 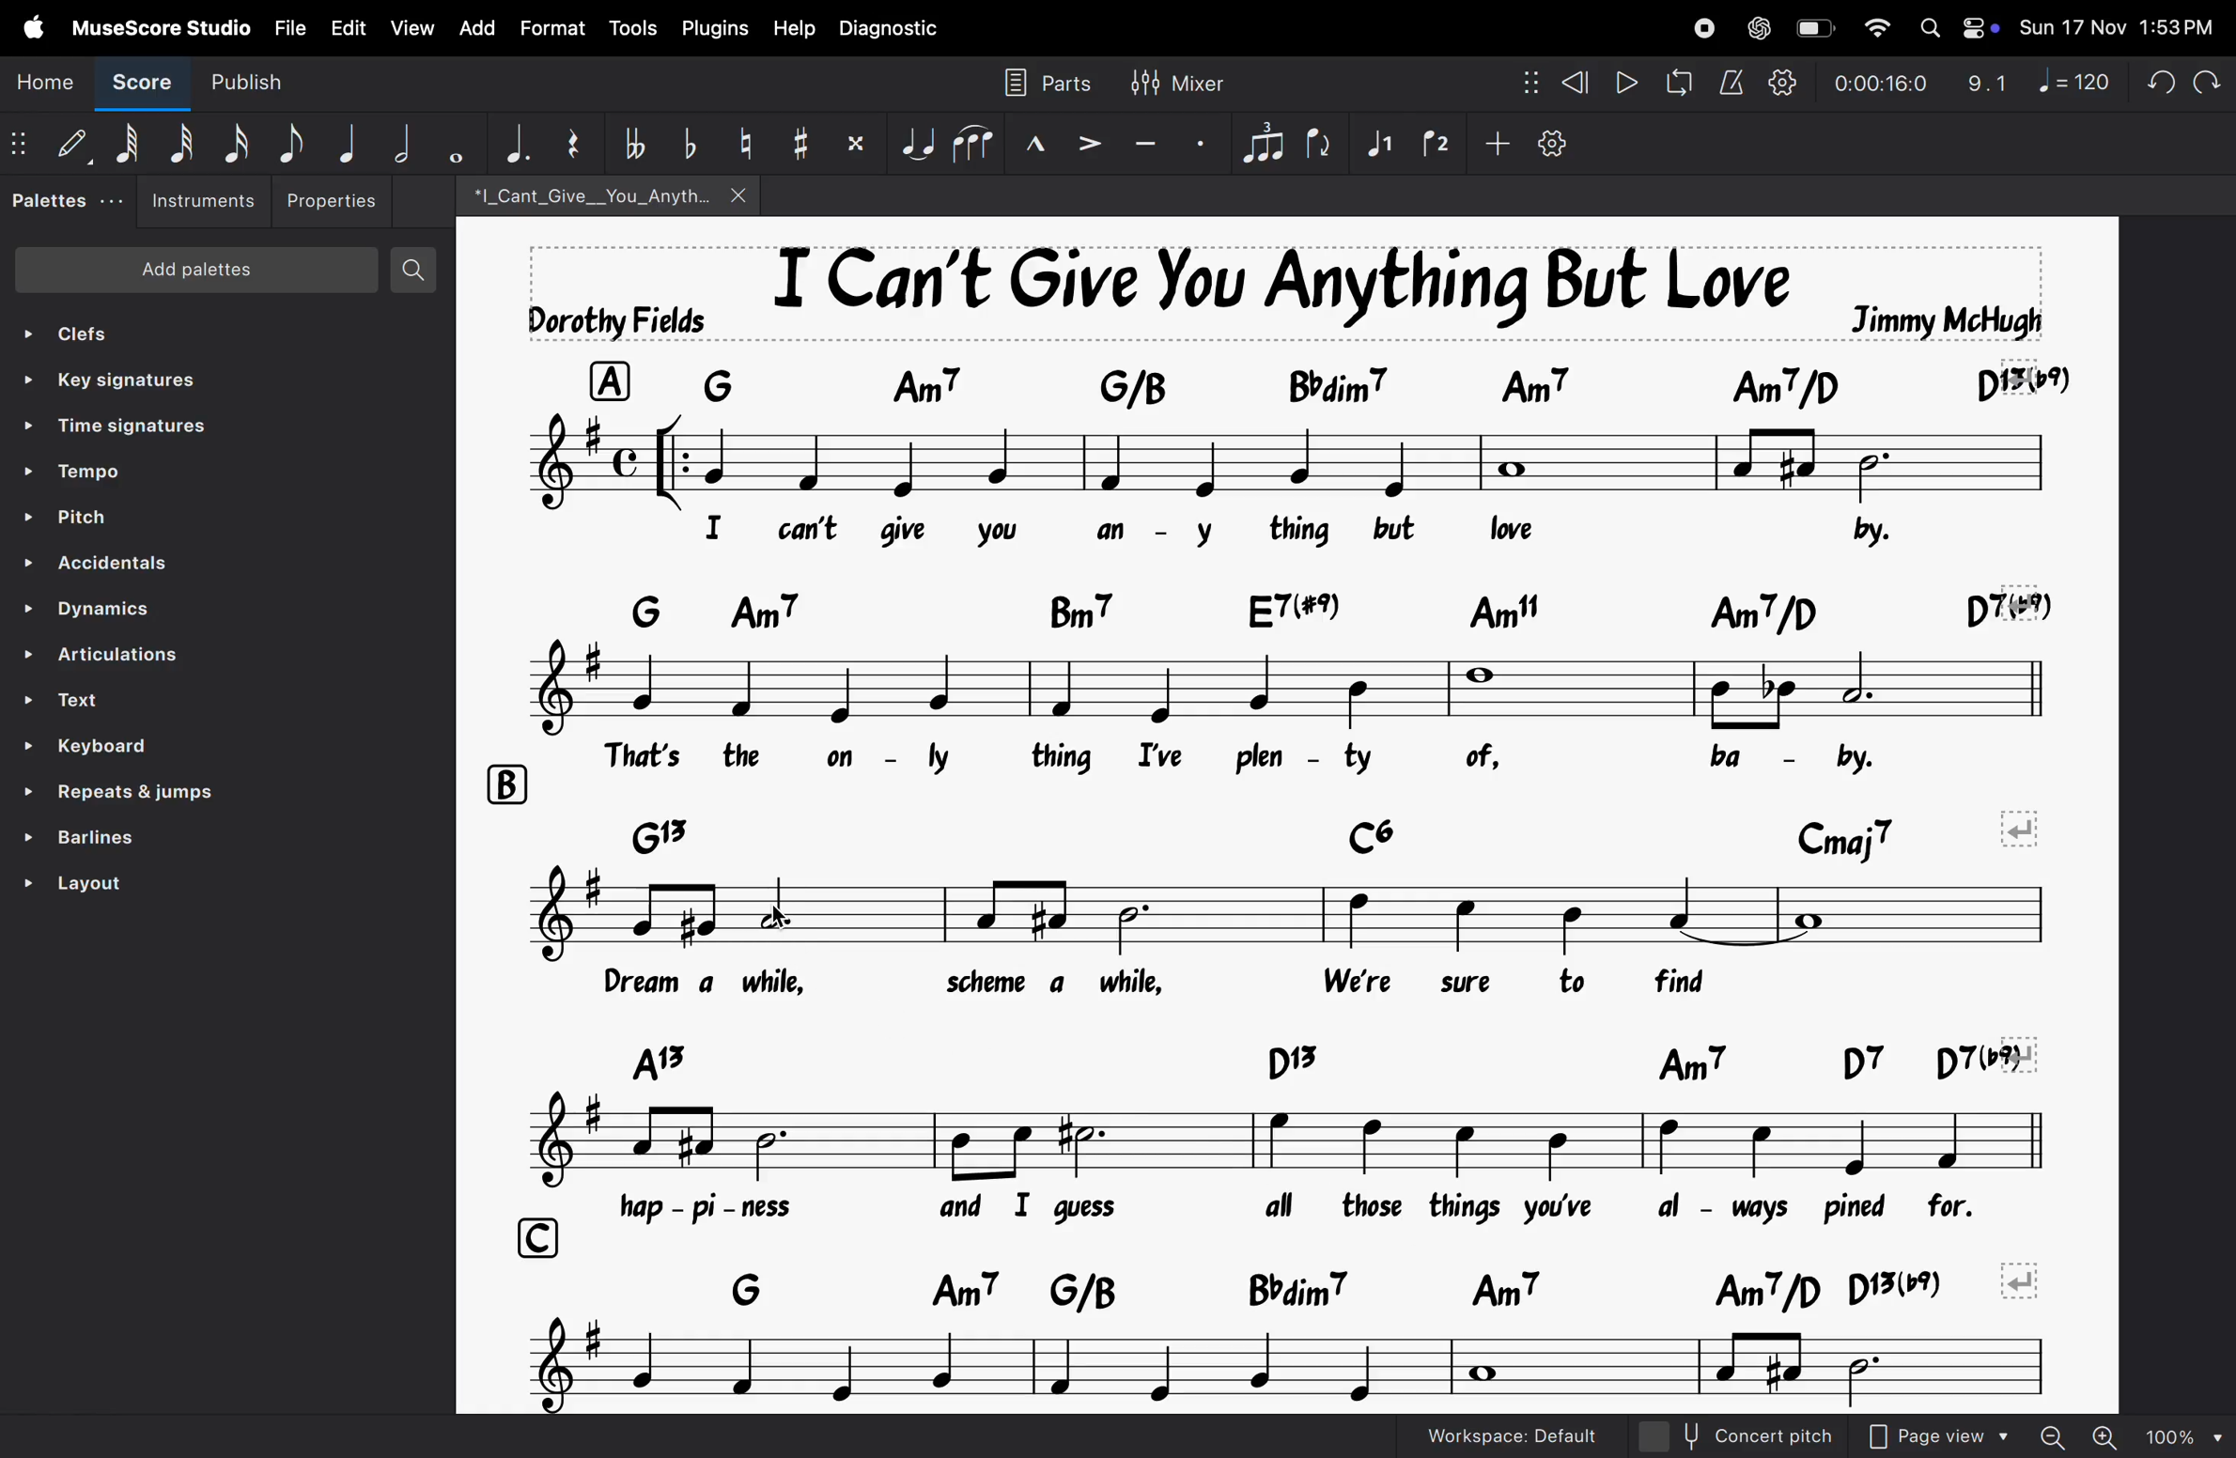 I want to click on record, so click(x=1697, y=29).